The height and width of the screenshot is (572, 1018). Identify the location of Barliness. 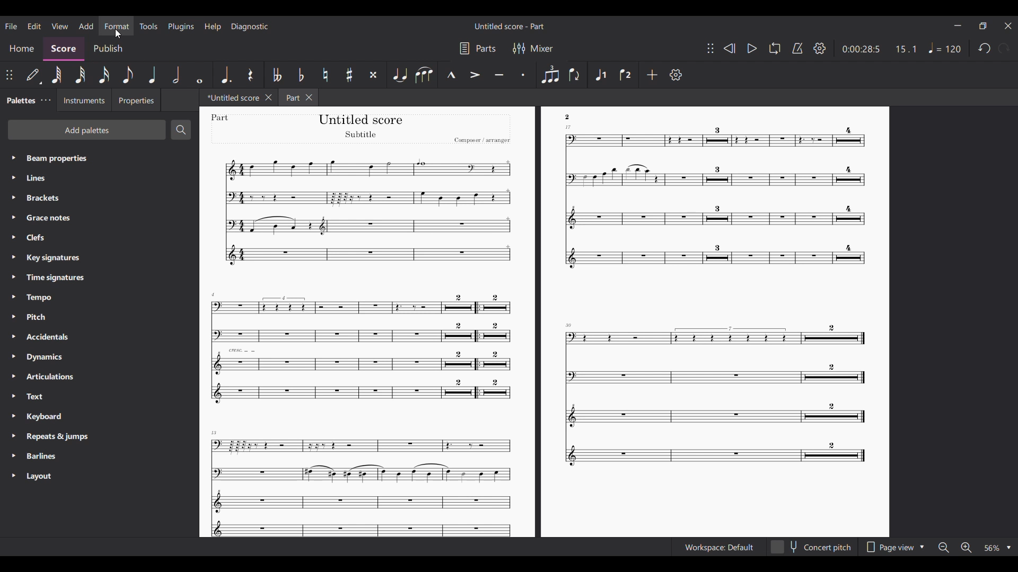
(43, 455).